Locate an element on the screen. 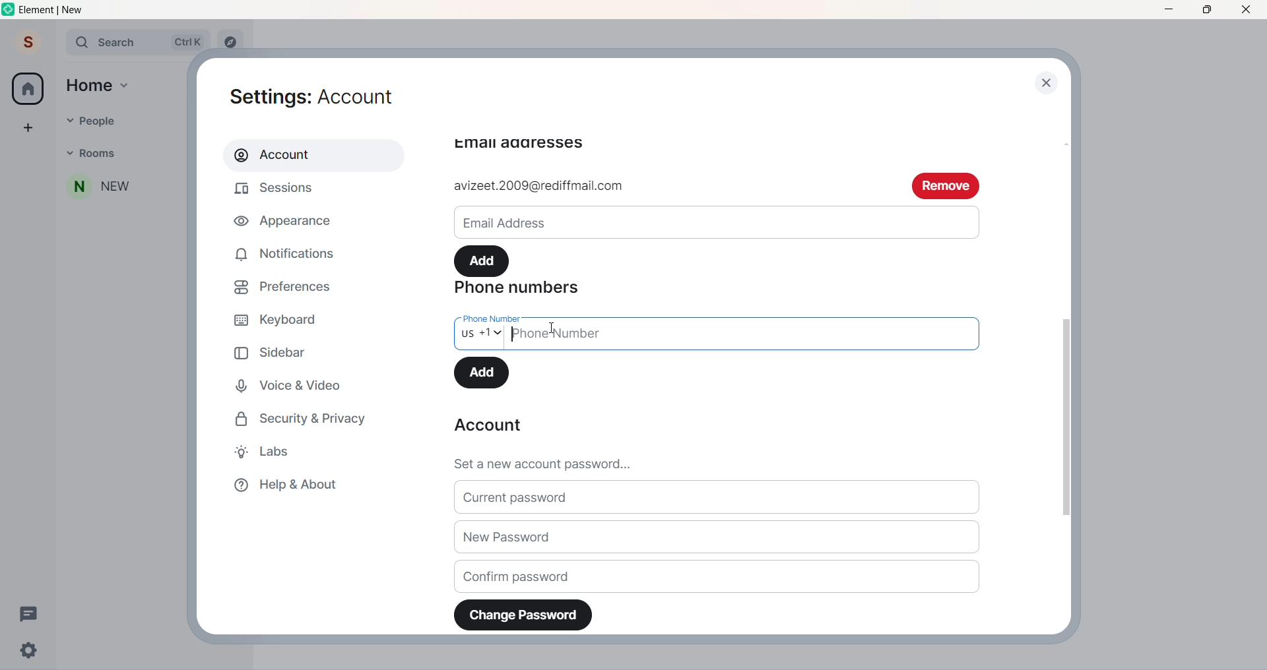 The width and height of the screenshot is (1267, 670). Home is located at coordinates (90, 84).